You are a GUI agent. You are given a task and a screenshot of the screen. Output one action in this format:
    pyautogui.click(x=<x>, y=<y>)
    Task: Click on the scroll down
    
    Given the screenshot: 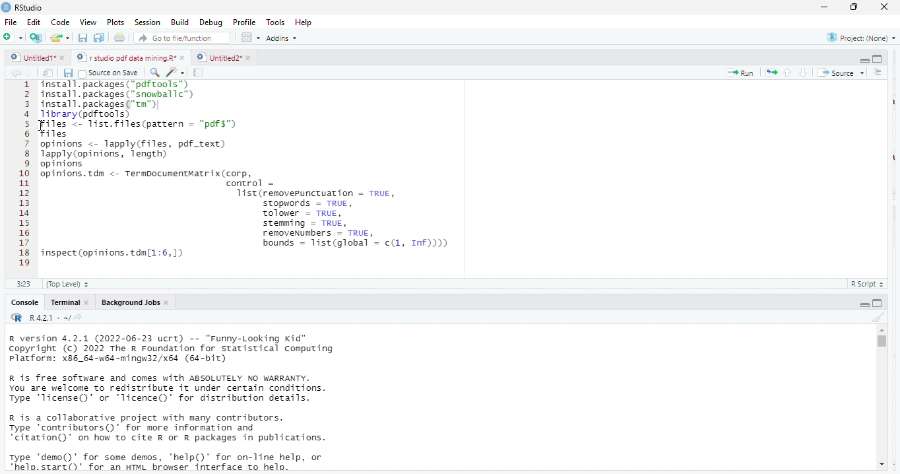 What is the action you would take?
    pyautogui.click(x=881, y=465)
    